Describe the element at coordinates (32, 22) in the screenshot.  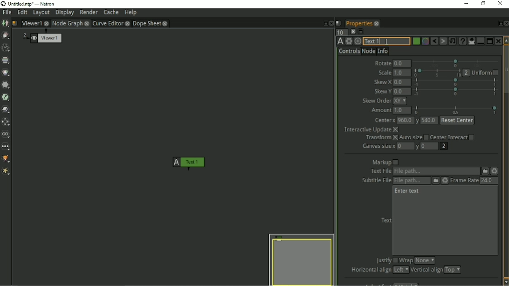
I see `Viewer1` at that location.